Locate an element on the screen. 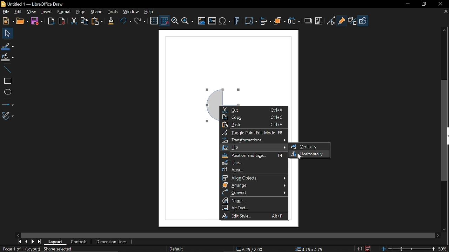 Image resolution: width=449 pixels, height=252 pixels. Next page is located at coordinates (33, 241).